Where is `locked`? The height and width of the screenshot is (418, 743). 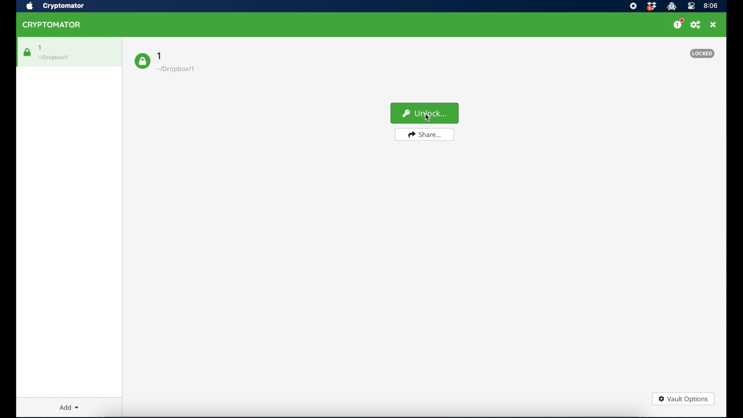
locked is located at coordinates (702, 53).